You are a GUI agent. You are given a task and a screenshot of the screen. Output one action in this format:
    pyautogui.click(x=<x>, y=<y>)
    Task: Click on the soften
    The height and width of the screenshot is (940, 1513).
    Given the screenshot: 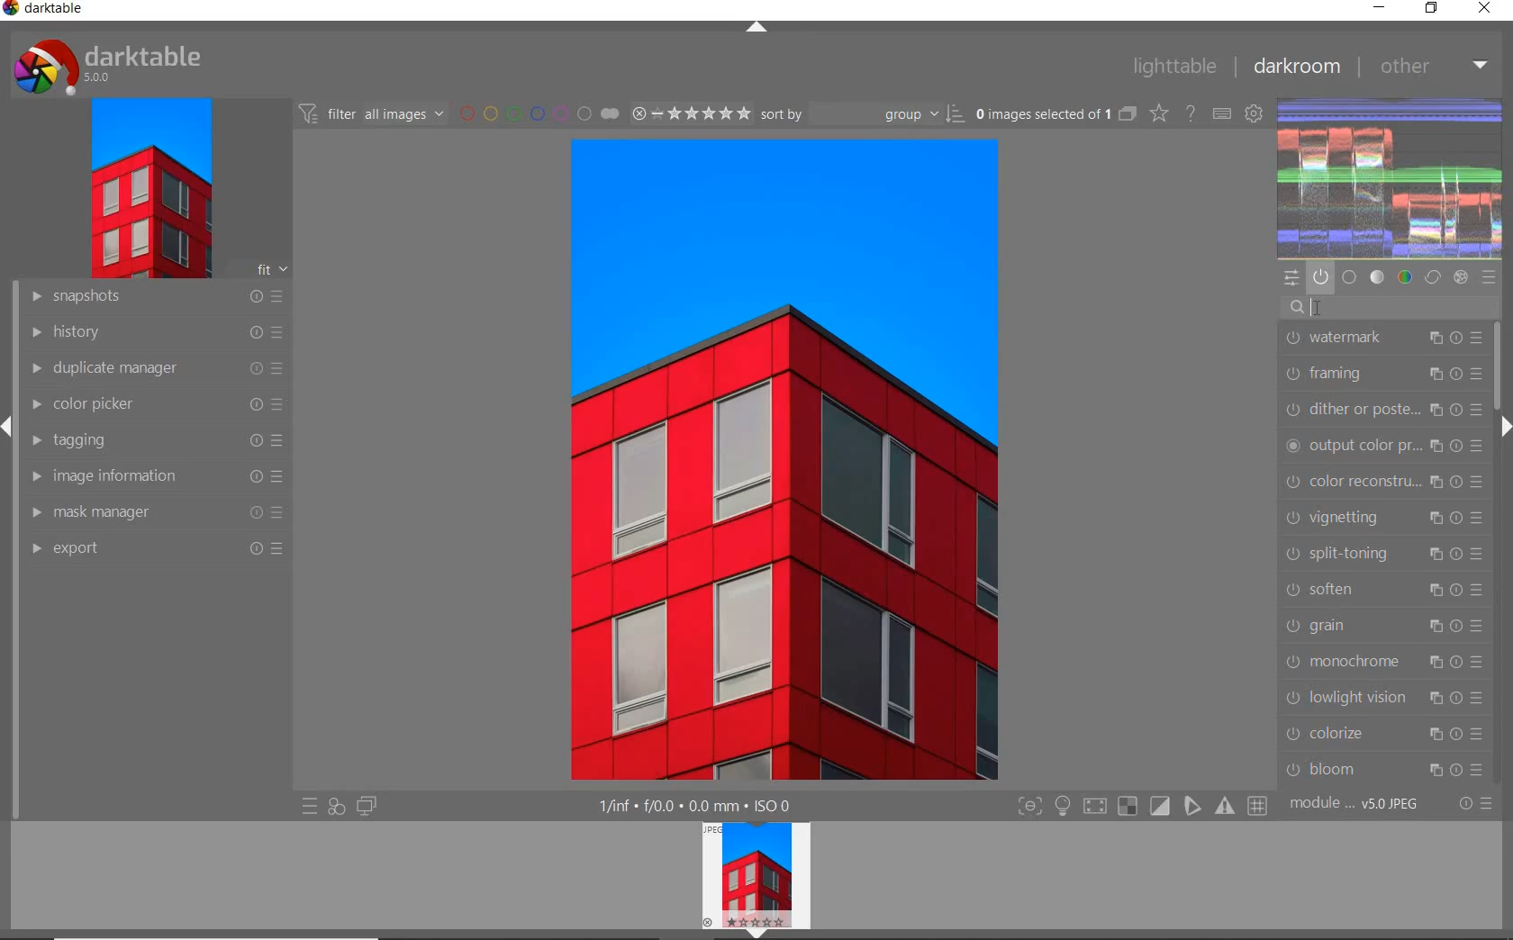 What is the action you would take?
    pyautogui.click(x=1385, y=587)
    